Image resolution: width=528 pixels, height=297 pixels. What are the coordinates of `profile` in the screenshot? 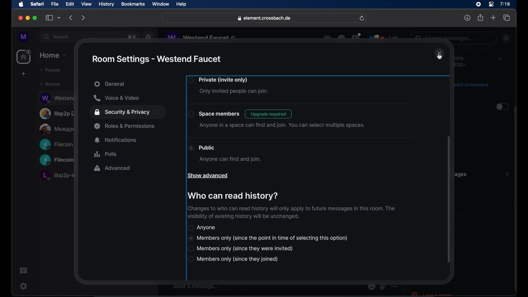 It's located at (24, 37).